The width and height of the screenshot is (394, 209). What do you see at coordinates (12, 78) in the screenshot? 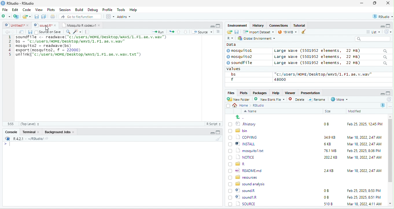
I see `line number` at bounding box center [12, 78].